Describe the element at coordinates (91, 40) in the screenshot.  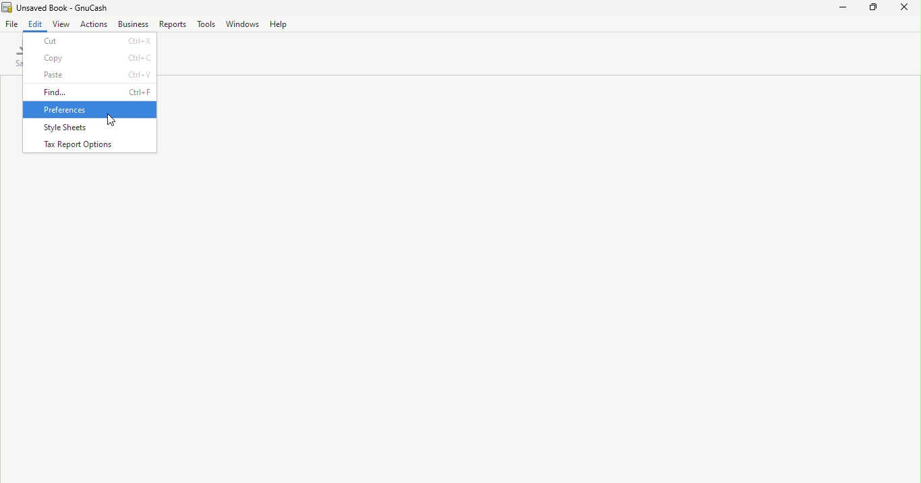
I see `Cut ` at that location.